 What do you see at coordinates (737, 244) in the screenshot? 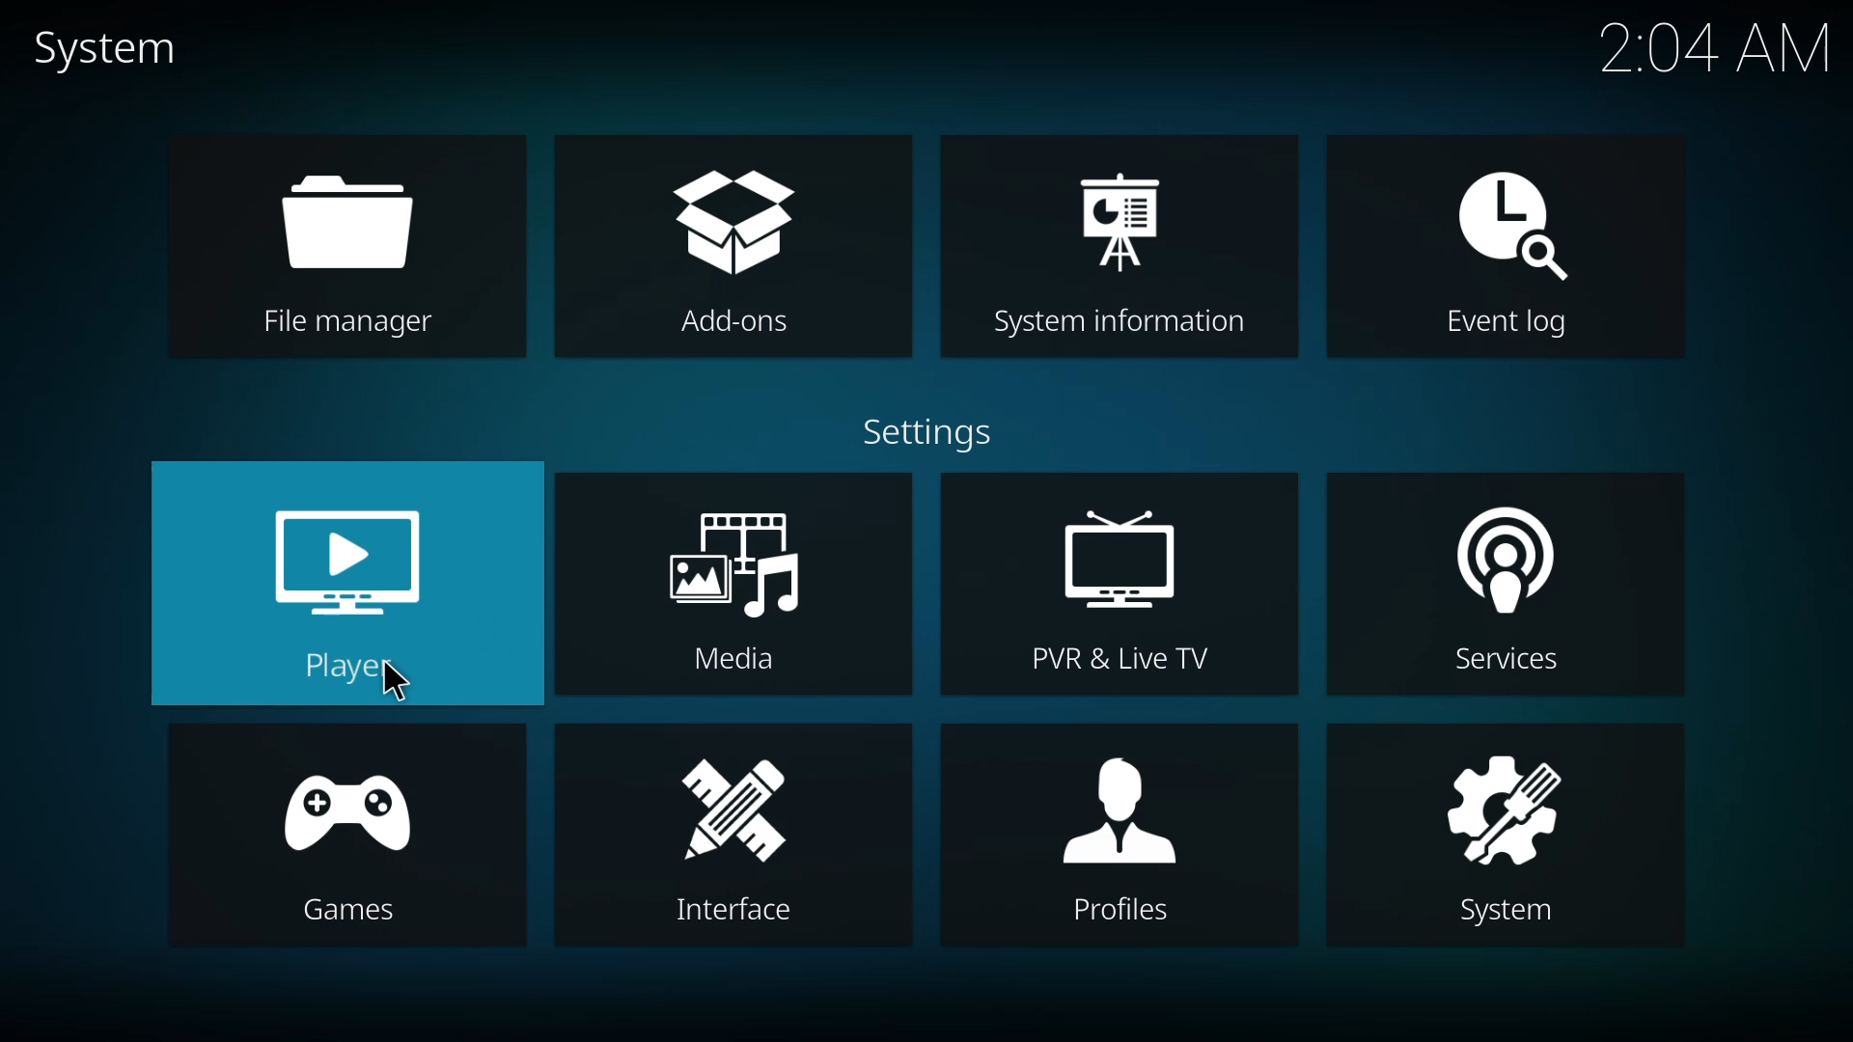
I see `add-ons` at bounding box center [737, 244].